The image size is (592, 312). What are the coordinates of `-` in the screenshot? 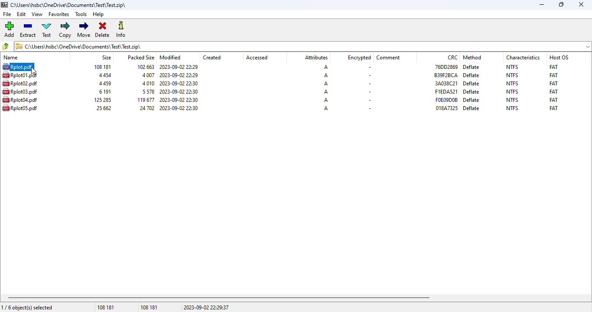 It's located at (369, 109).